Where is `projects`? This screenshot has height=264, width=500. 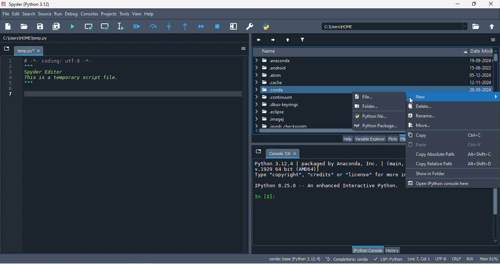 projects is located at coordinates (109, 14).